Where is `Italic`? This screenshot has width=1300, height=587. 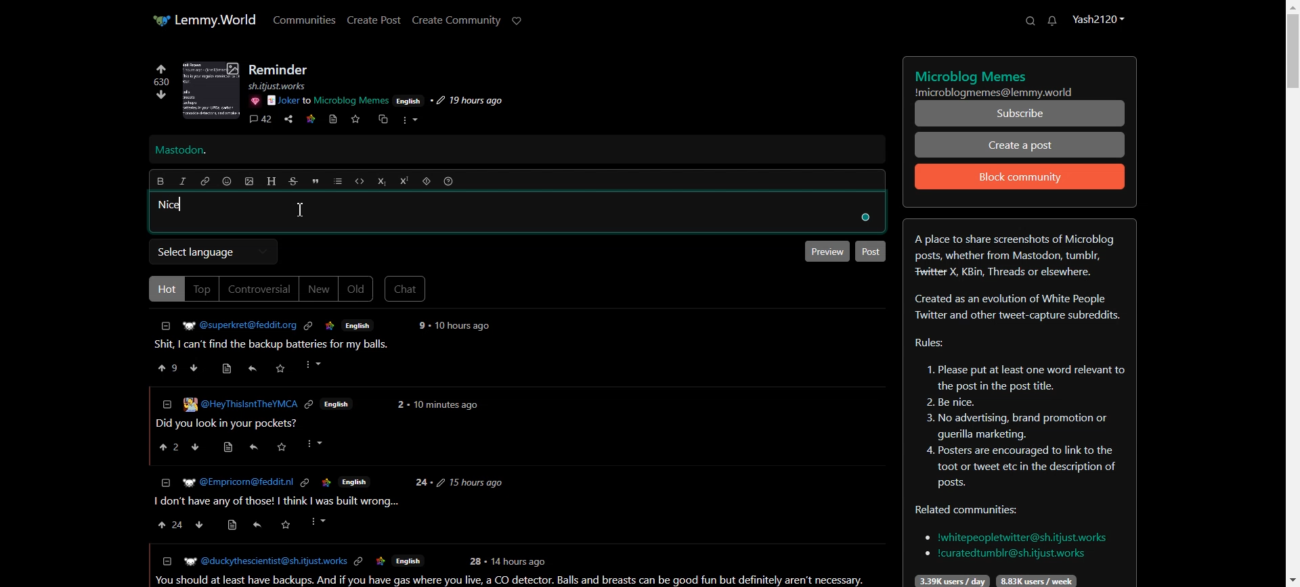
Italic is located at coordinates (183, 181).